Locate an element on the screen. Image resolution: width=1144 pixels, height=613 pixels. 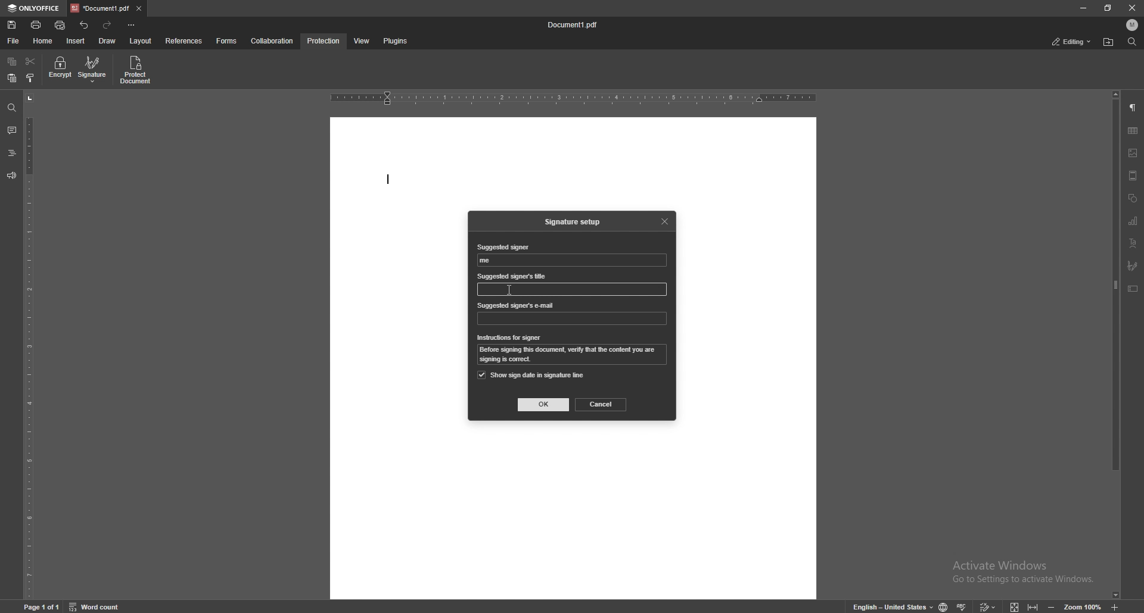
tab is located at coordinates (100, 8).